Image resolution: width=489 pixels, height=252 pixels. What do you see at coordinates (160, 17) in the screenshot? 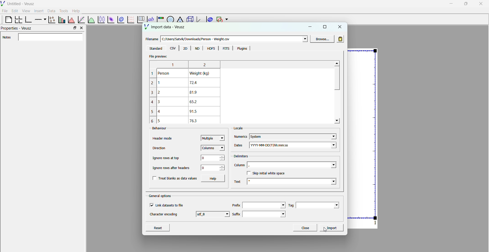
I see `image color graph` at bounding box center [160, 17].